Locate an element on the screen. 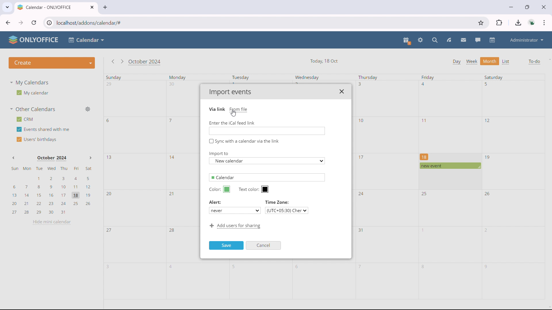 The width and height of the screenshot is (552, 310). Calendar is located at coordinates (87, 40).